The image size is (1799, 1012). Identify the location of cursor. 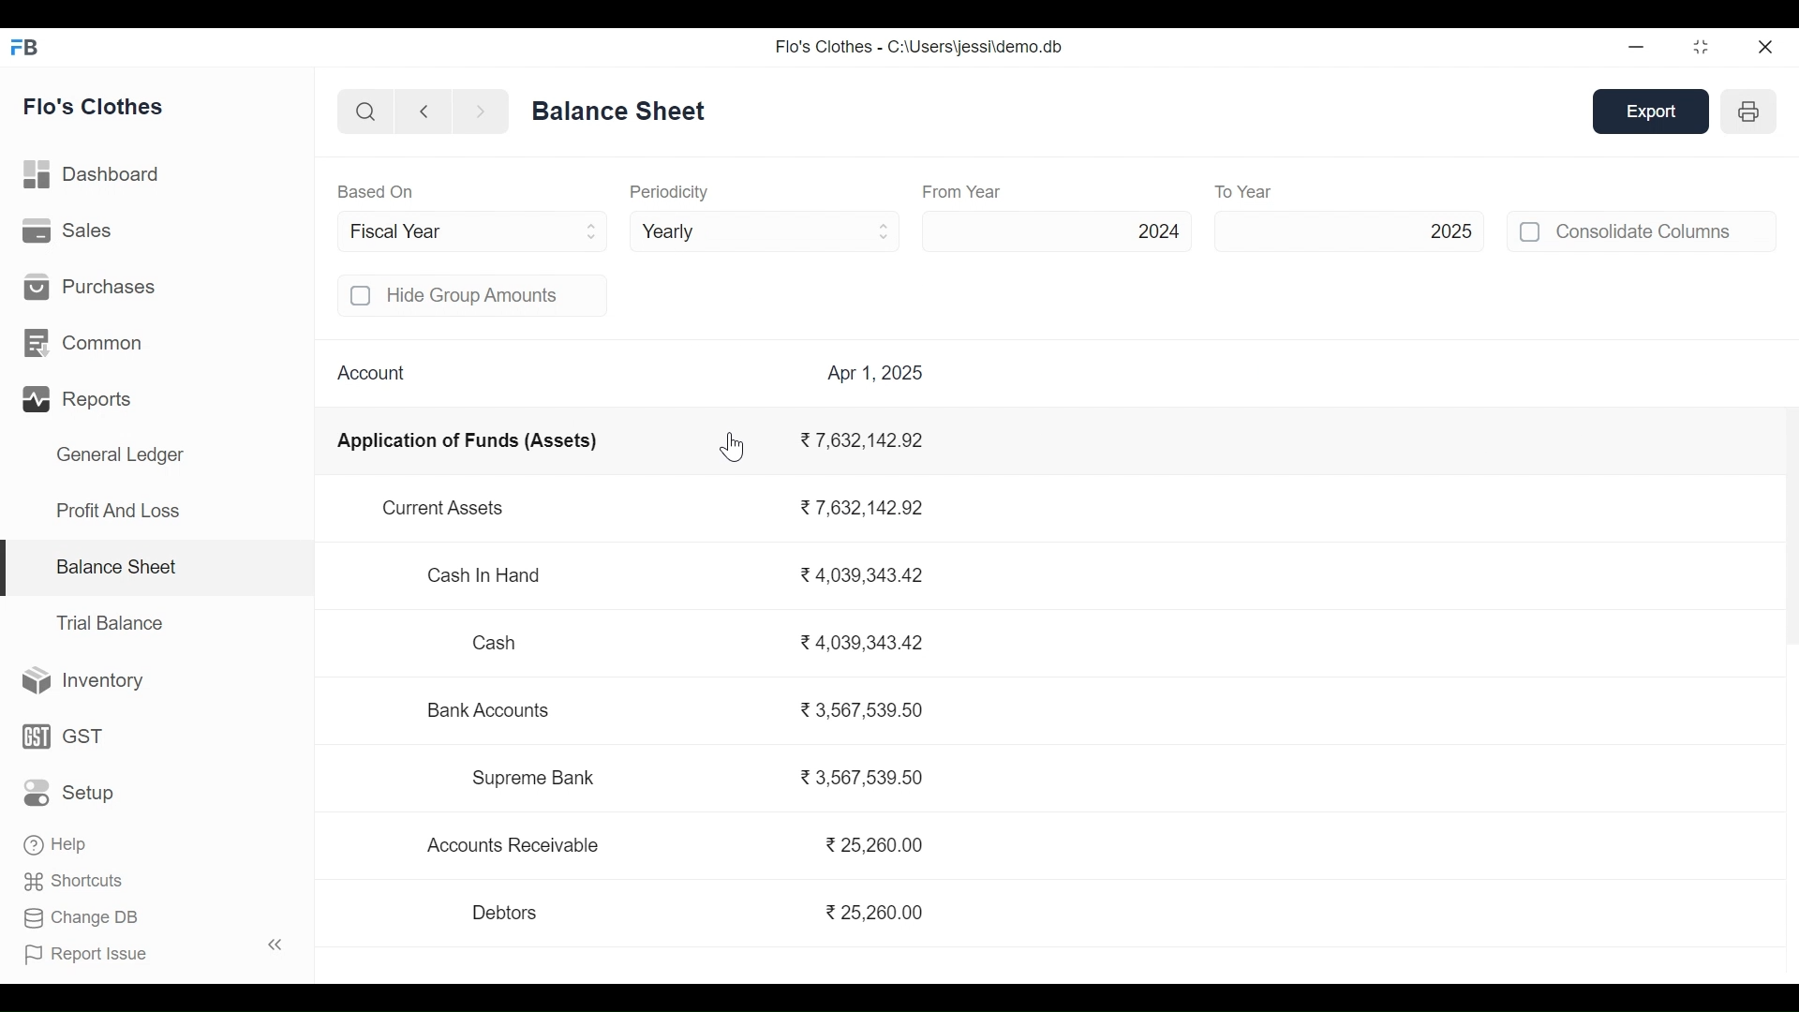
(734, 446).